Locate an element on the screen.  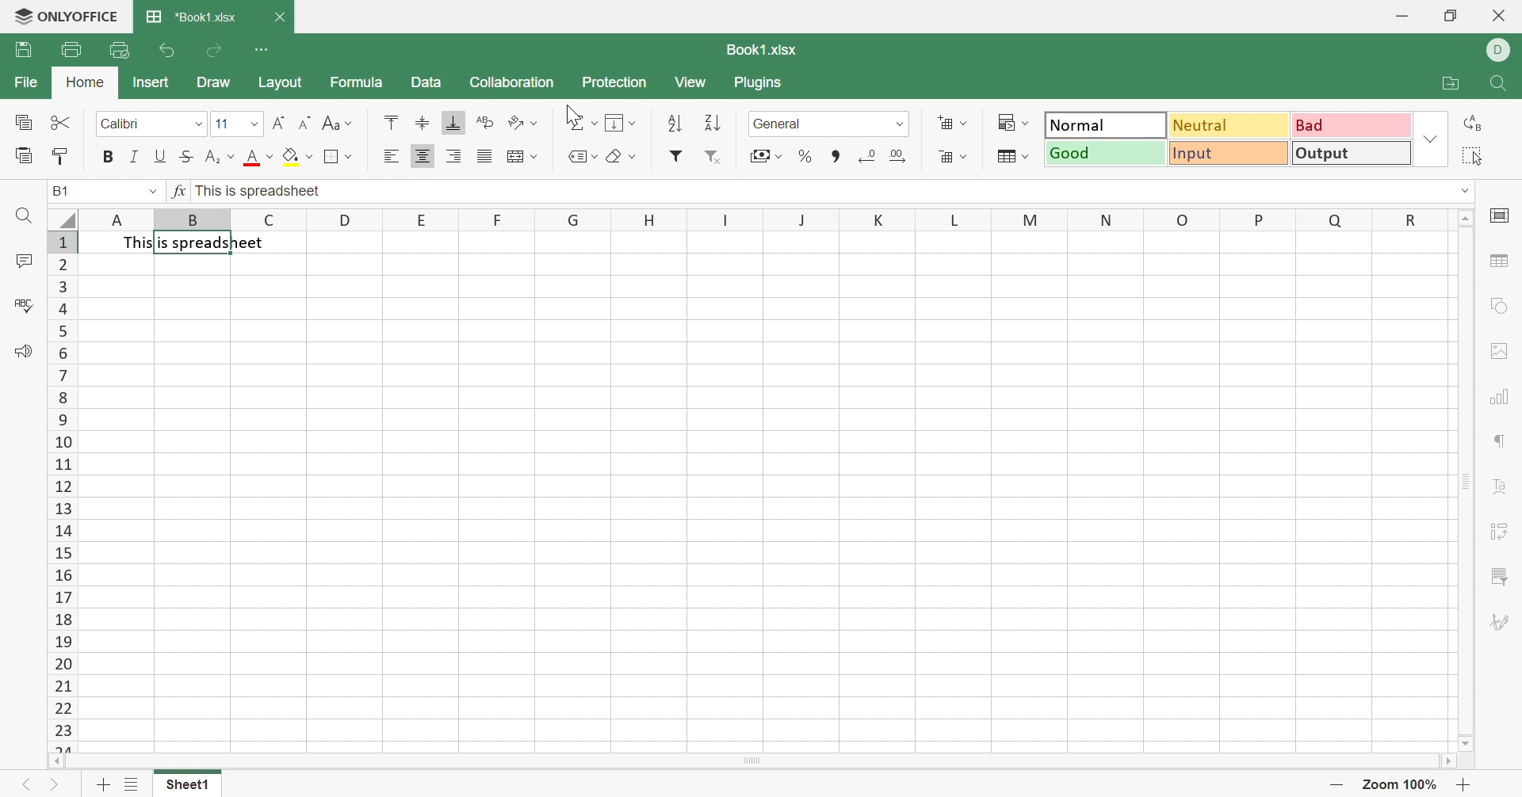
Copy Style is located at coordinates (62, 156).